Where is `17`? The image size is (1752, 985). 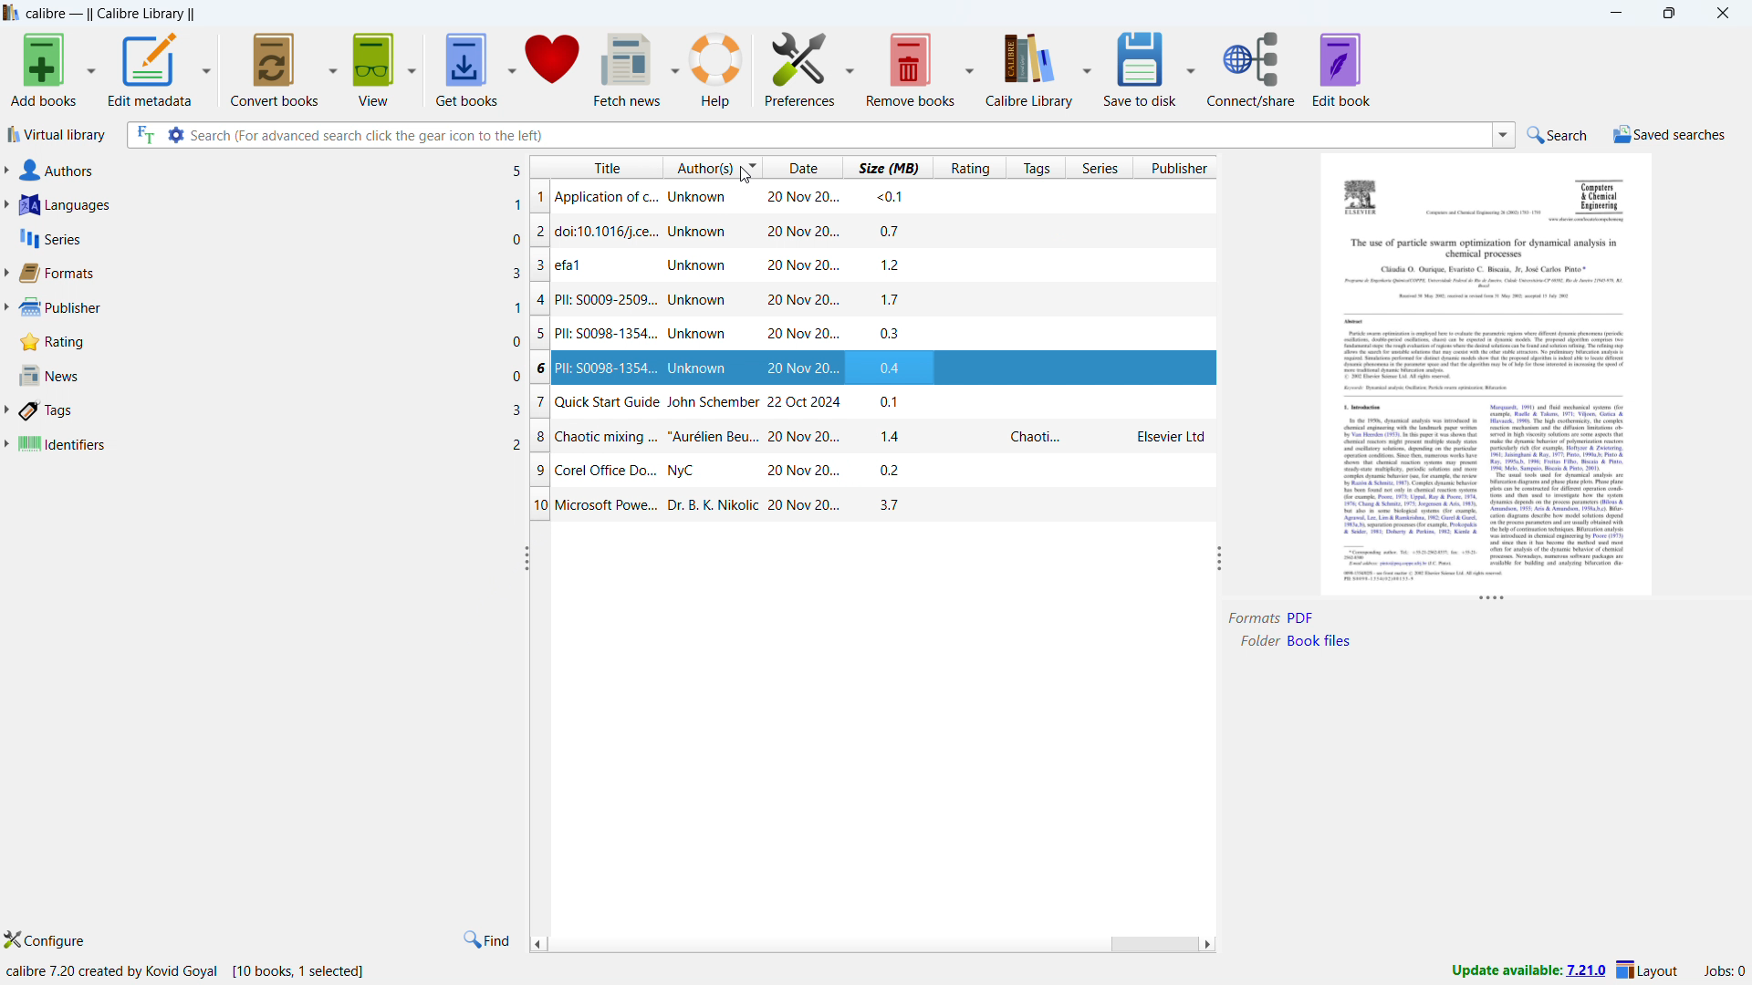 17 is located at coordinates (893, 297).